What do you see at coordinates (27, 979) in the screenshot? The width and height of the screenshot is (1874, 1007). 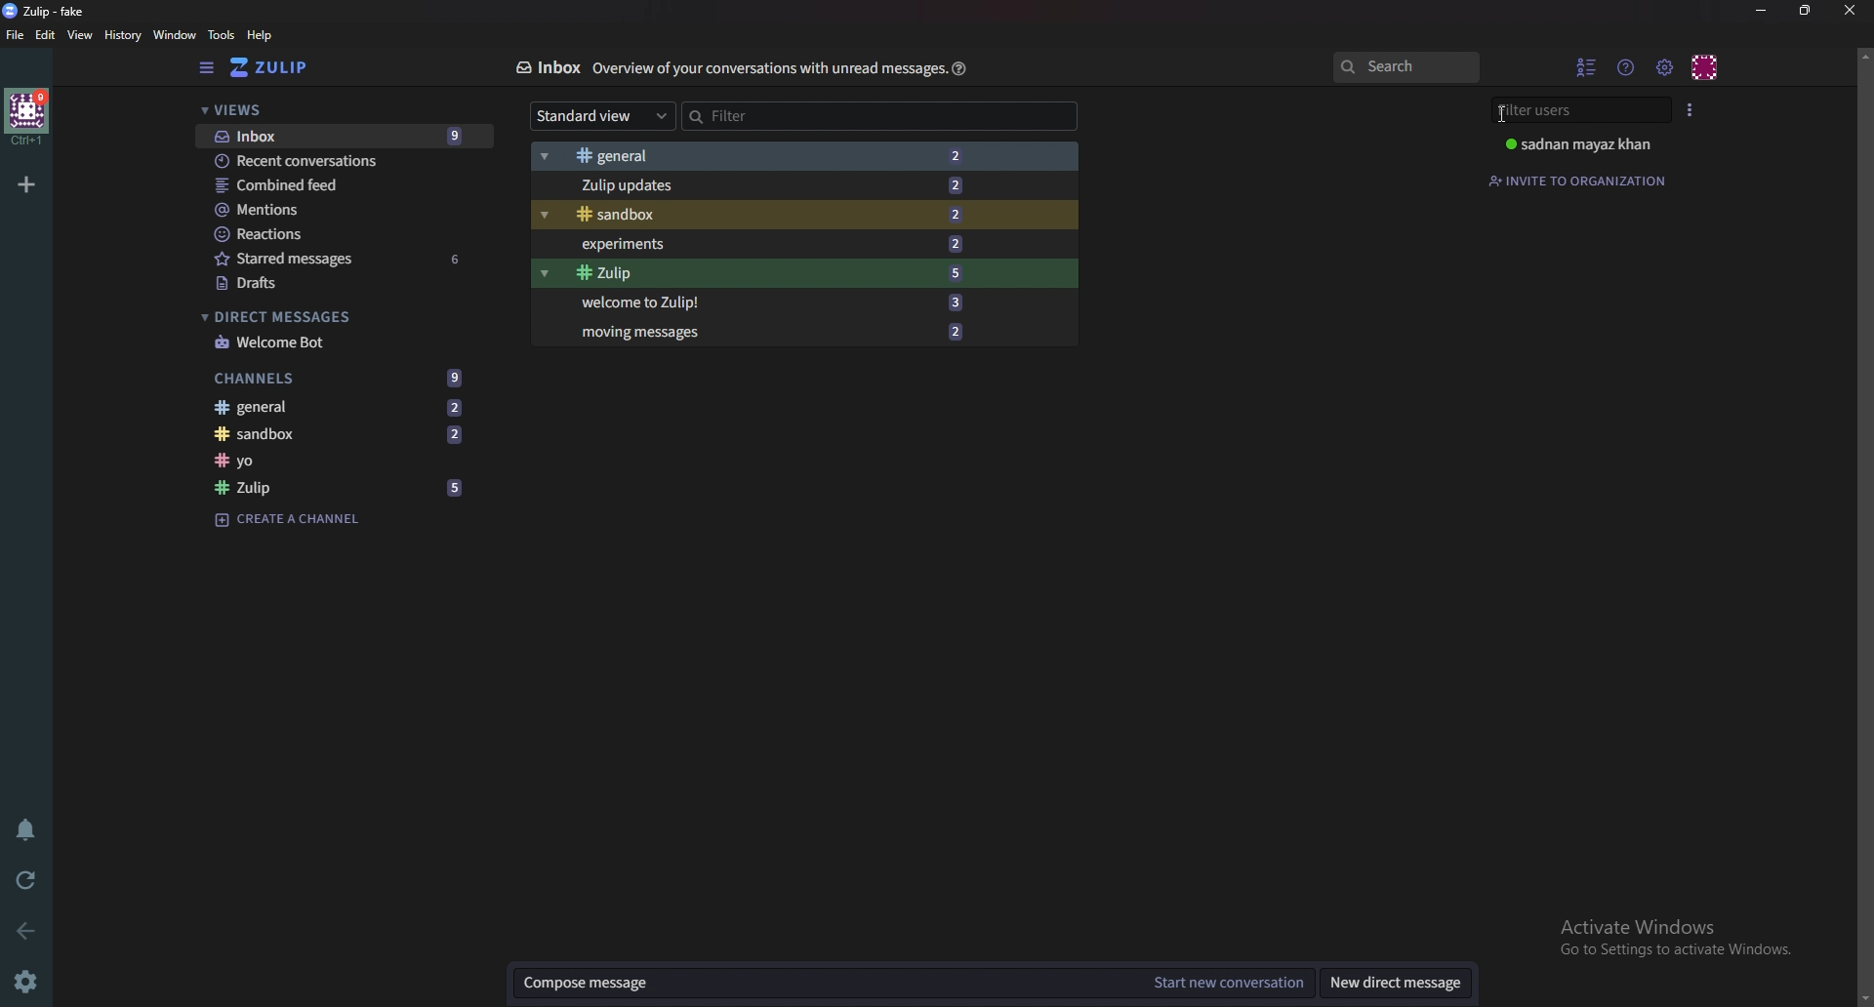 I see `Settings` at bounding box center [27, 979].